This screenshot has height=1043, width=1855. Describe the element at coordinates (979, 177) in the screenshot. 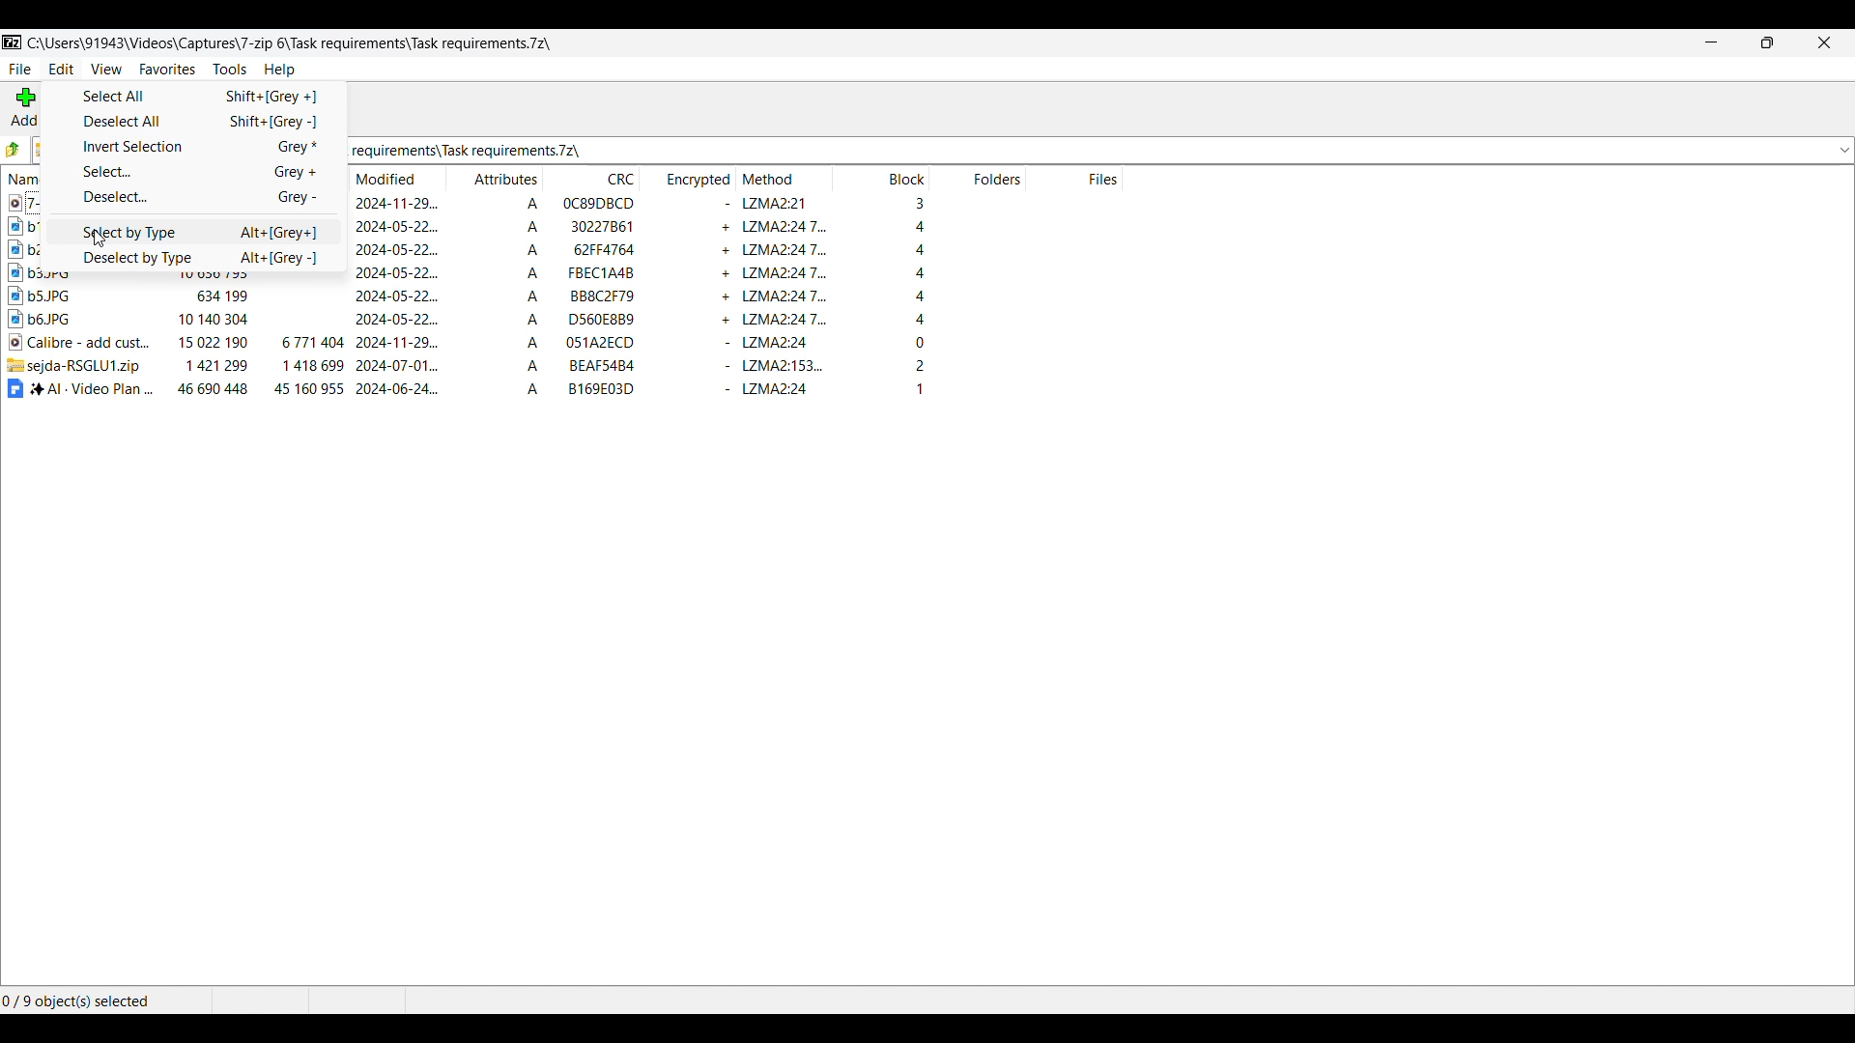

I see `Folder column` at that location.